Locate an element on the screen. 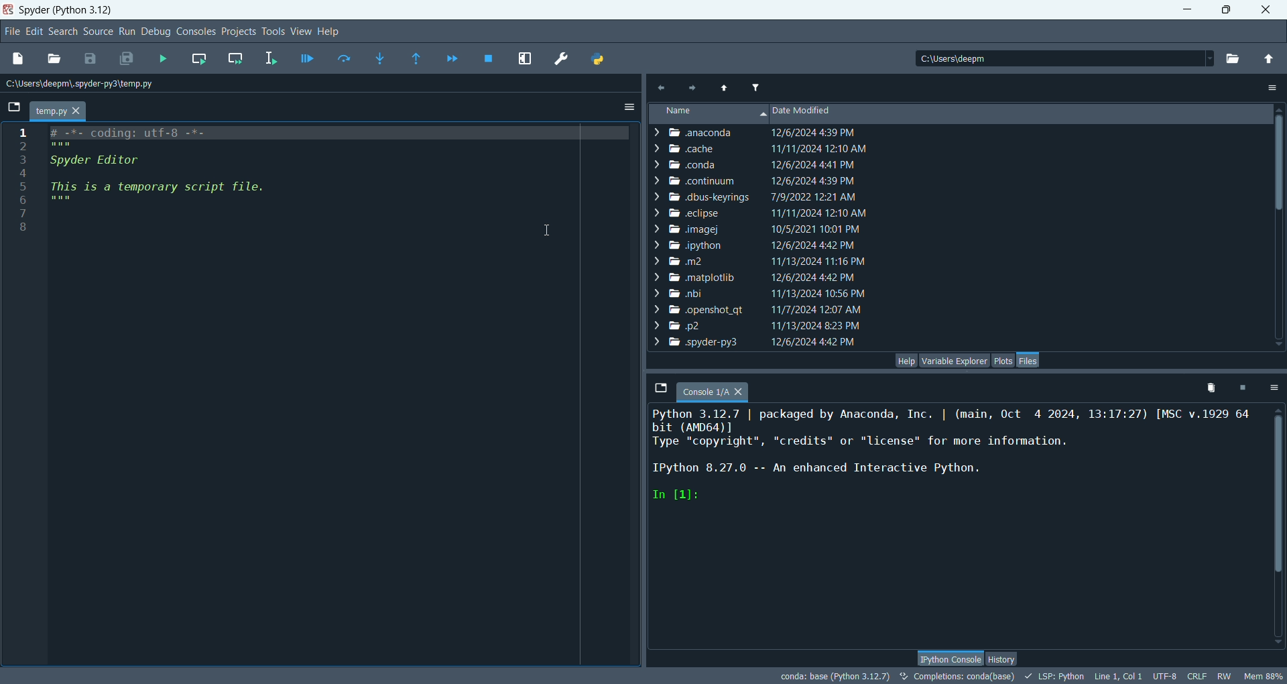 Image resolution: width=1287 pixels, height=684 pixels. previous is located at coordinates (661, 87).